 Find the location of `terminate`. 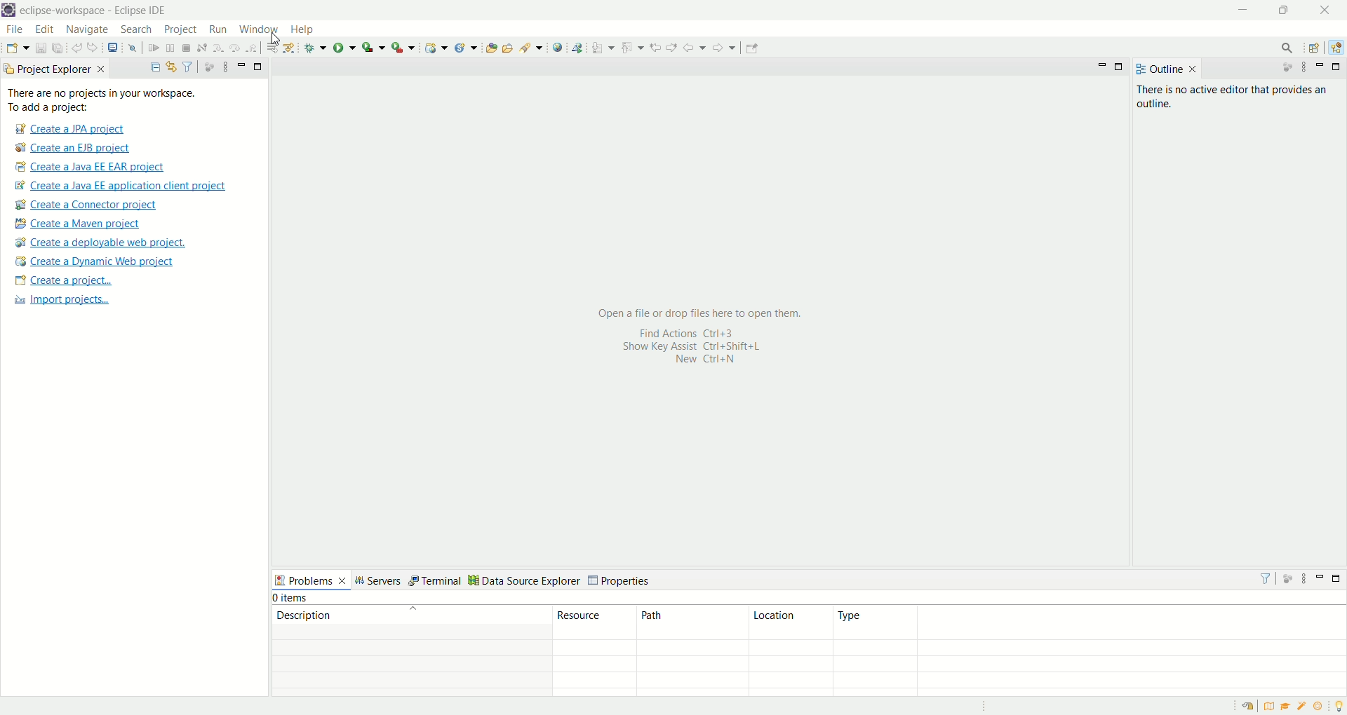

terminate is located at coordinates (186, 47).